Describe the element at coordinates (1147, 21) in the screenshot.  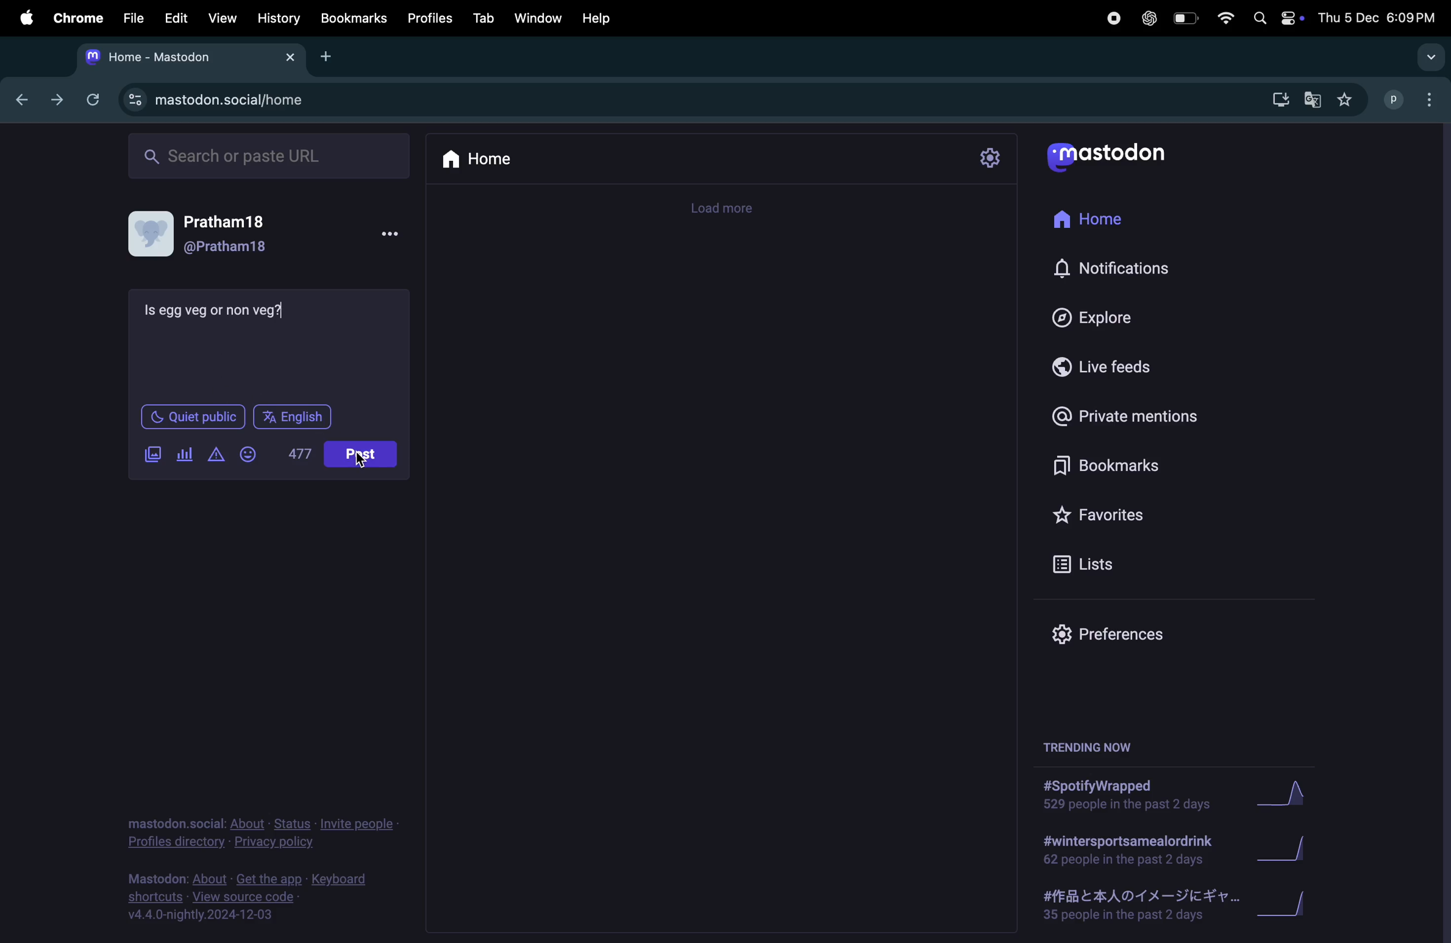
I see `chatgpt` at that location.